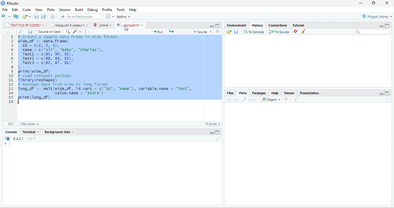  I want to click on search, so click(68, 32).